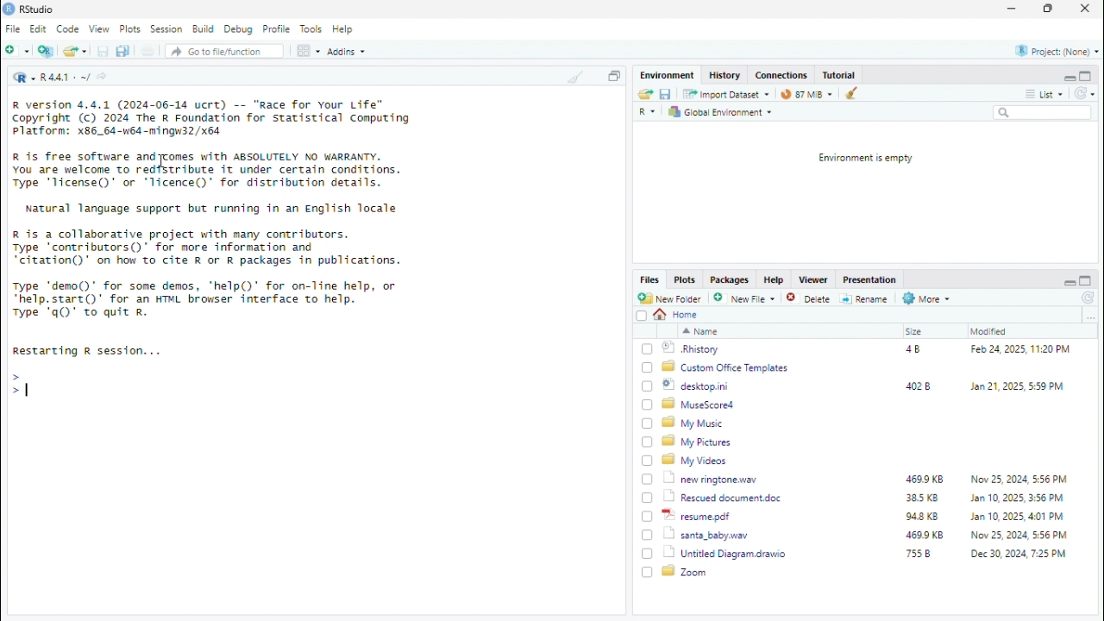 The height and width of the screenshot is (621, 1104). I want to click on Cursor , so click(162, 161).